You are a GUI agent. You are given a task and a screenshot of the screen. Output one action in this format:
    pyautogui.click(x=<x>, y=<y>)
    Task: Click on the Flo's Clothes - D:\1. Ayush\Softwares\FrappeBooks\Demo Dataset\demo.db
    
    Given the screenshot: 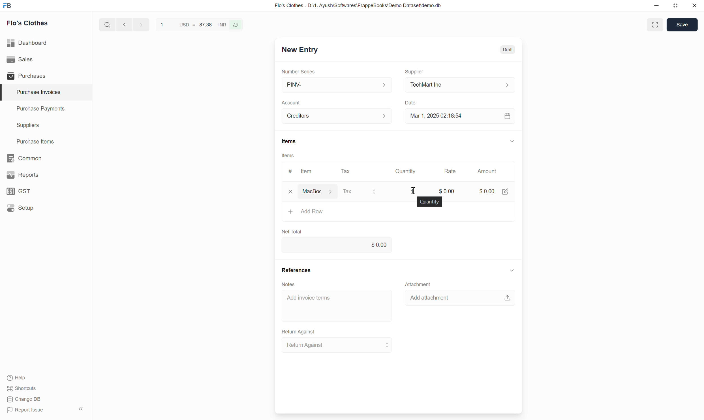 What is the action you would take?
    pyautogui.click(x=358, y=5)
    